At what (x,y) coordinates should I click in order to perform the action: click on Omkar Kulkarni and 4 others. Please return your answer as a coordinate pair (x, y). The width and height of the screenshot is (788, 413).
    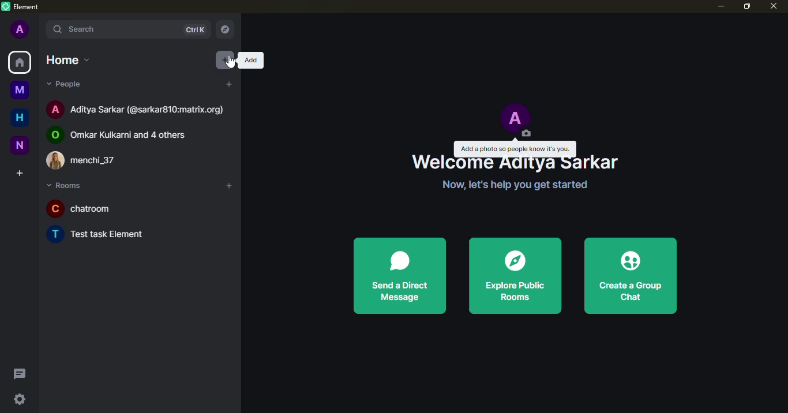
    Looking at the image, I should click on (118, 135).